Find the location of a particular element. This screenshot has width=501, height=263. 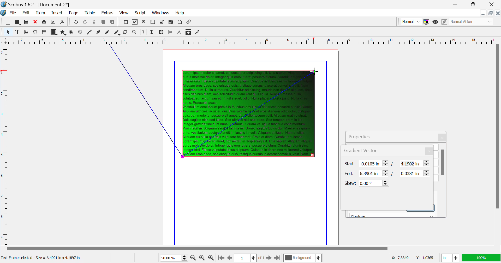

Pdf Text Fields is located at coordinates (153, 22).